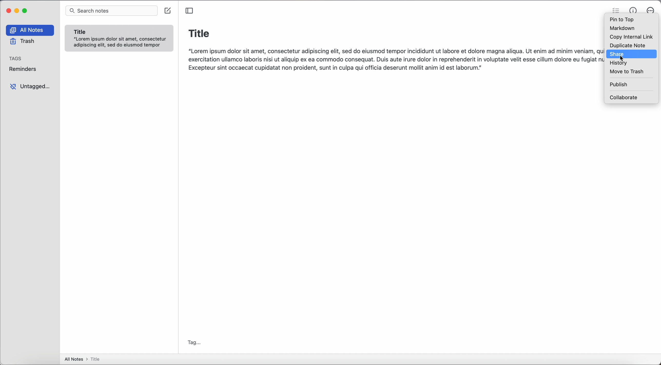  What do you see at coordinates (31, 30) in the screenshot?
I see `all notes` at bounding box center [31, 30].